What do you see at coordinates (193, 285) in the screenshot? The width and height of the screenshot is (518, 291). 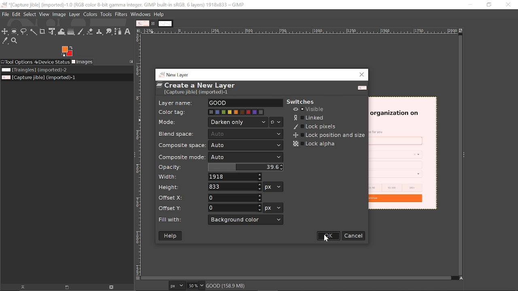 I see `Current zoom` at bounding box center [193, 285].